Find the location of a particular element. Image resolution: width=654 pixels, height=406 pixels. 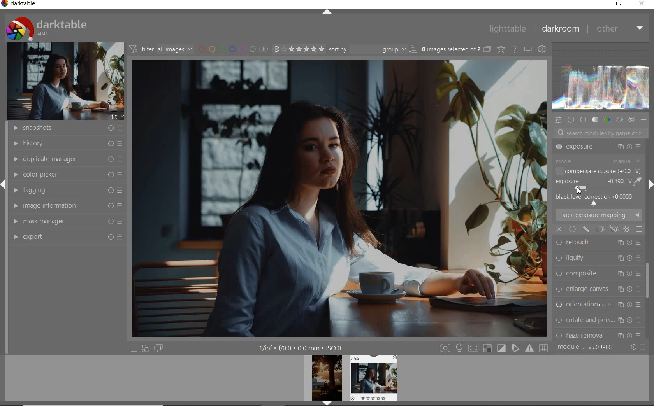

QUICK ACCESS FOR APPLYING ANY OF YOUR STYLES is located at coordinates (146, 348).